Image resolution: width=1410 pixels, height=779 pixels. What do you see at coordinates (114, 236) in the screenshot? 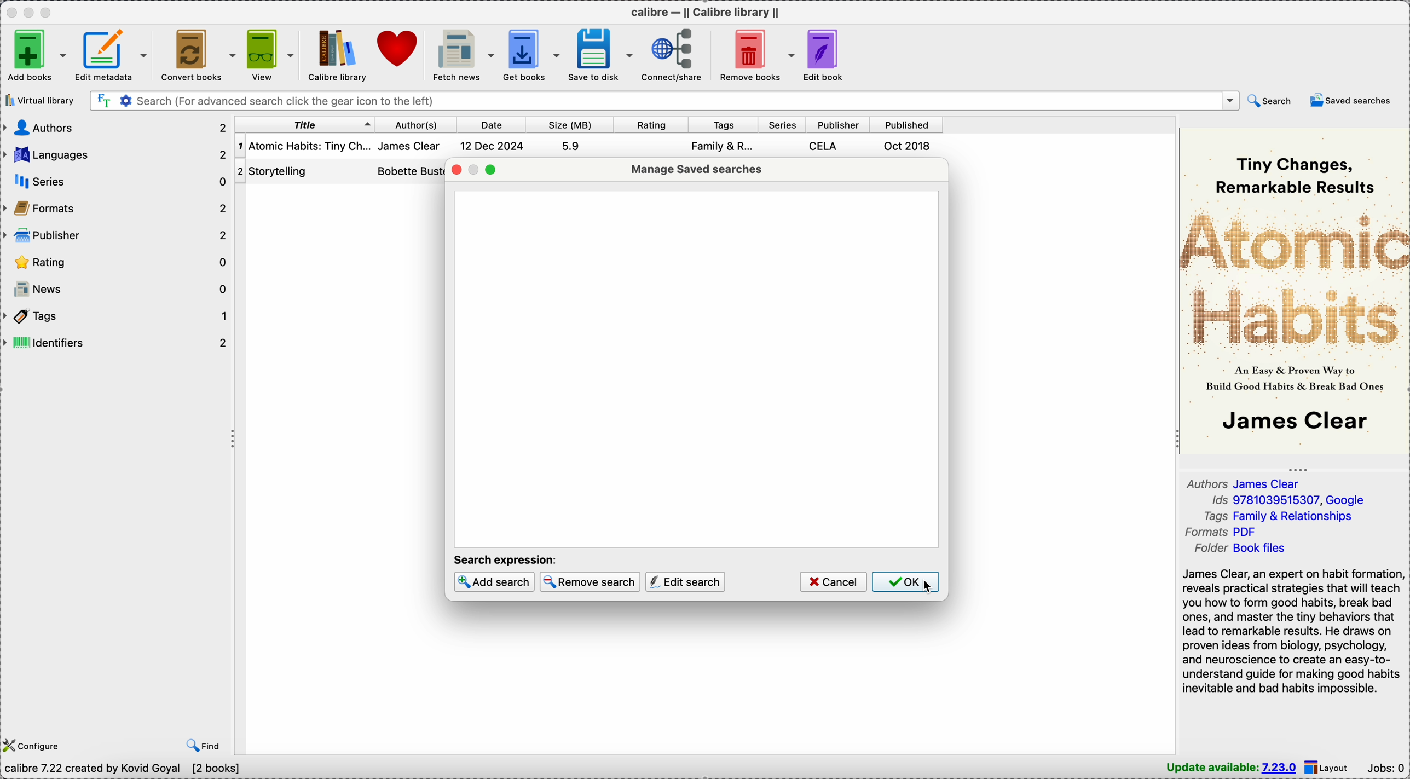
I see `publisher` at bounding box center [114, 236].